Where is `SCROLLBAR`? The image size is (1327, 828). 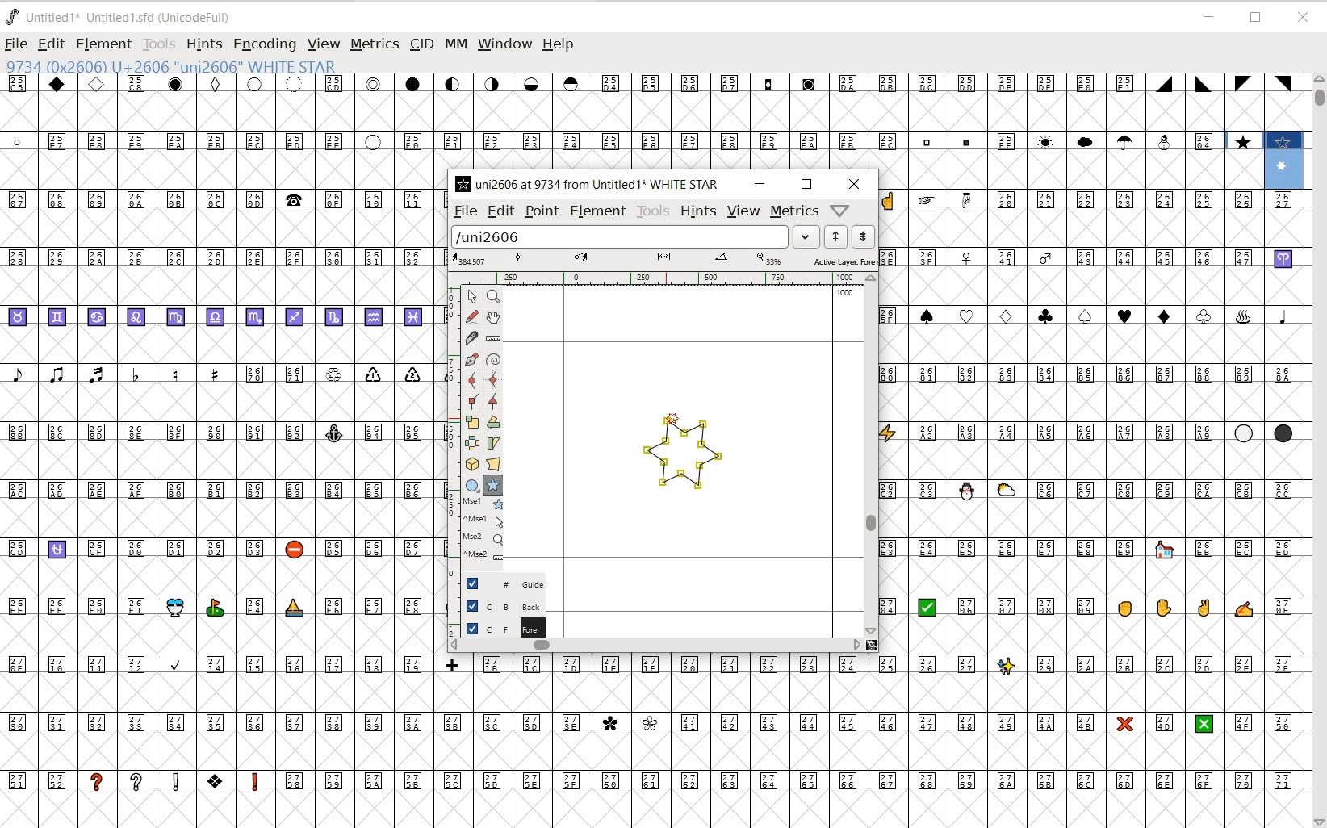
SCROLLBAR is located at coordinates (871, 454).